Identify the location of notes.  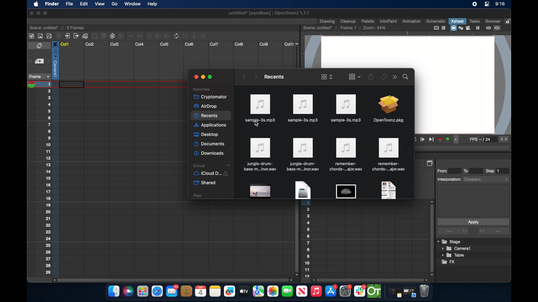
(215, 291).